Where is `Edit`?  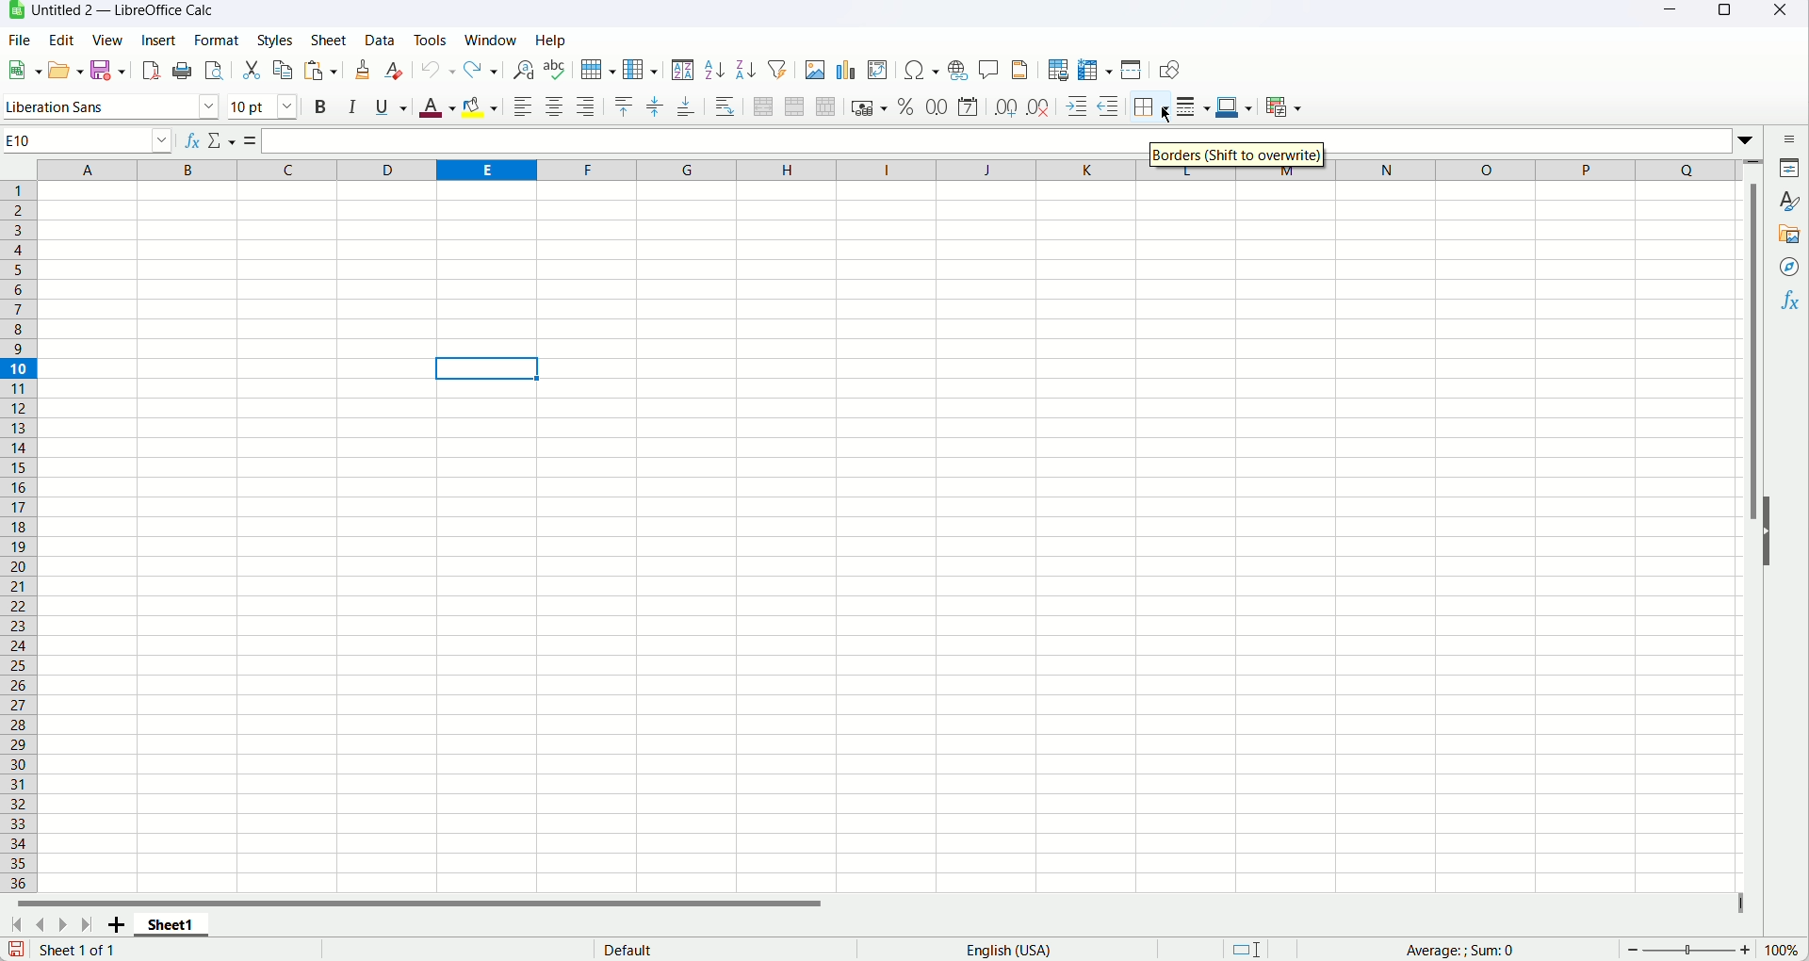
Edit is located at coordinates (62, 39).